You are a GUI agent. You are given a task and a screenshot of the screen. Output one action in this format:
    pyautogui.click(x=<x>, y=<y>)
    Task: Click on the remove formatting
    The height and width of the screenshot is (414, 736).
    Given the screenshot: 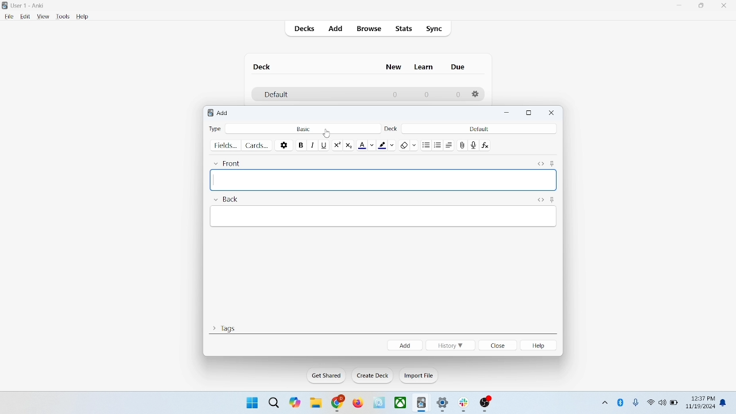 What is the action you would take?
    pyautogui.click(x=409, y=144)
    